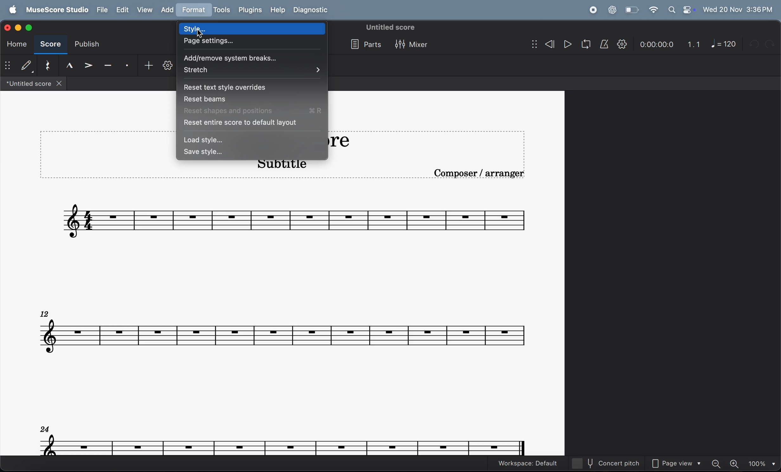  What do you see at coordinates (195, 10) in the screenshot?
I see `format` at bounding box center [195, 10].